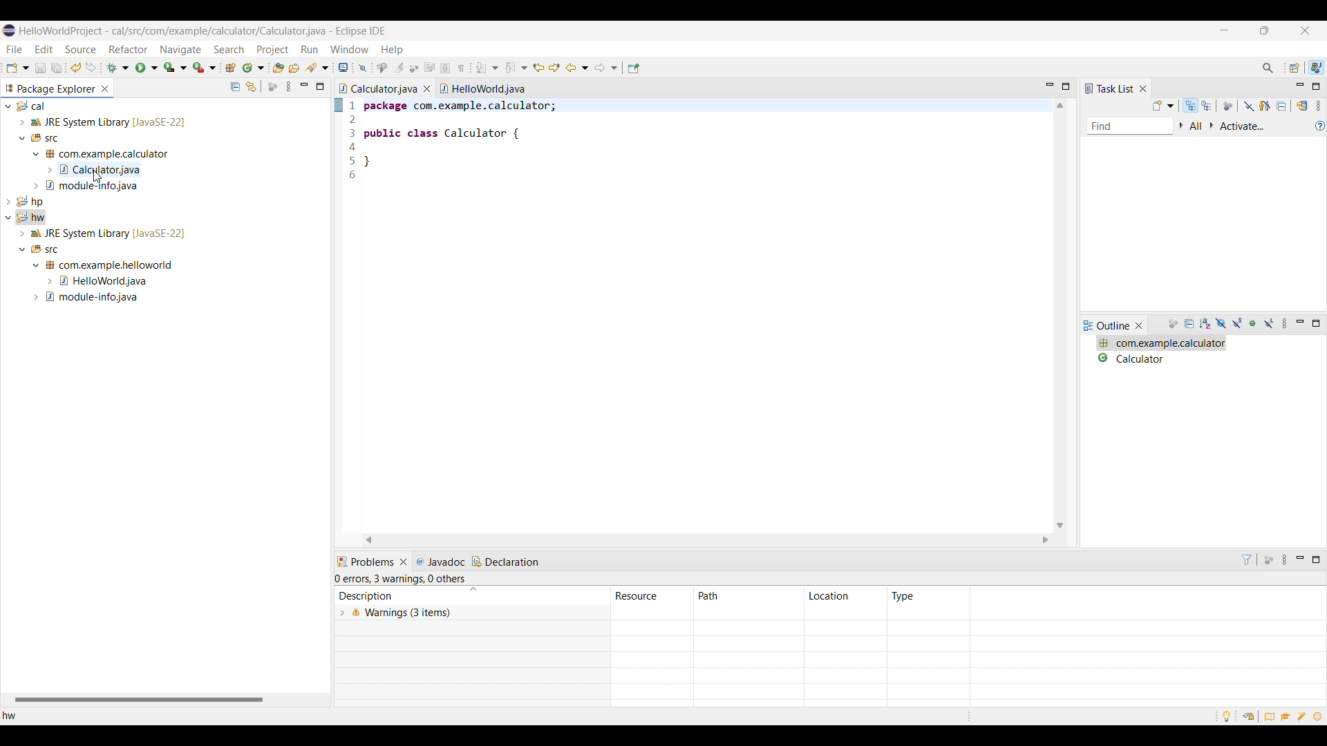  Describe the element at coordinates (1295, 68) in the screenshot. I see `Open perspective` at that location.